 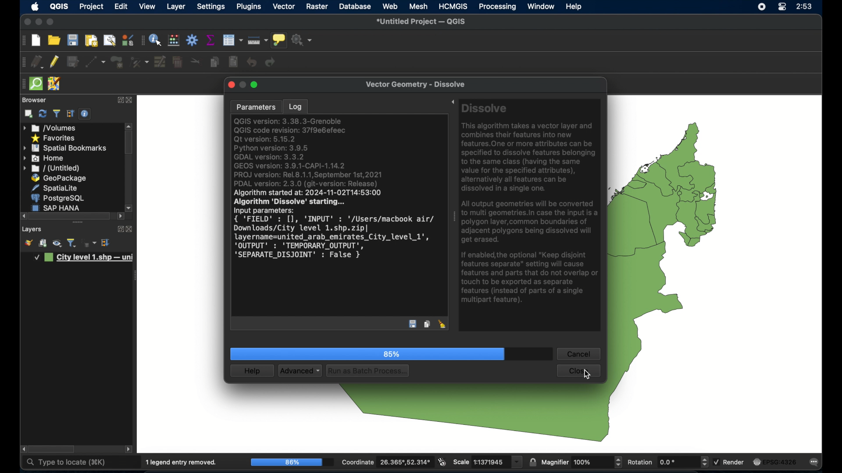 I want to click on time, so click(x=805, y=7).